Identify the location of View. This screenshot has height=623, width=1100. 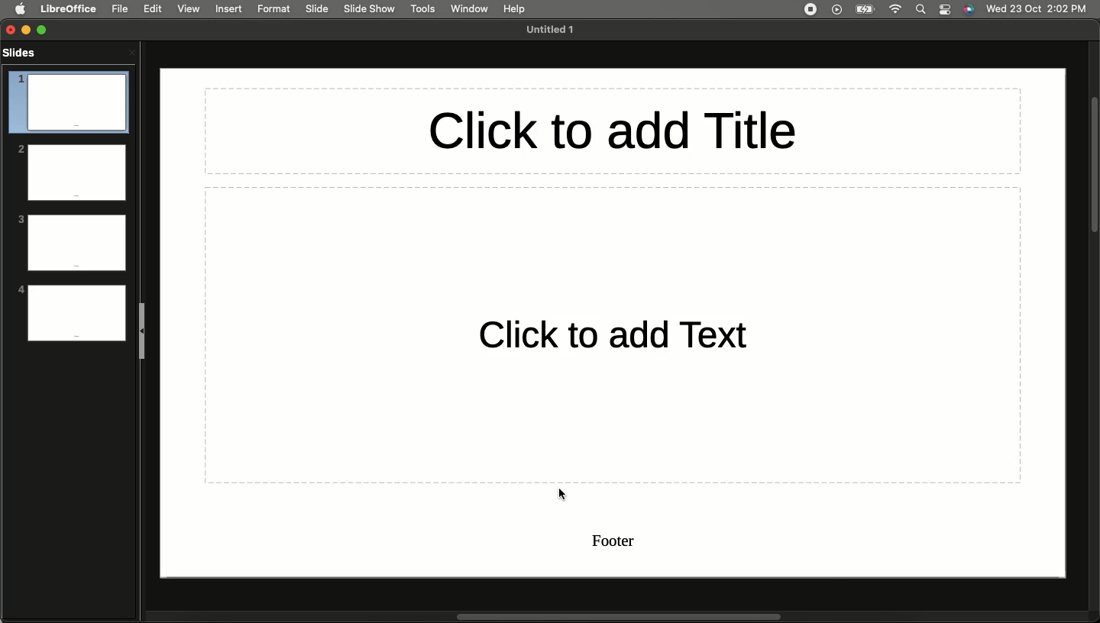
(188, 8).